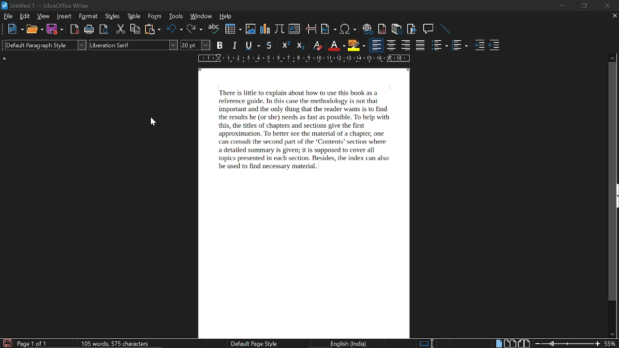 The height and width of the screenshot is (348, 619). What do you see at coordinates (316, 45) in the screenshot?
I see `eraser` at bounding box center [316, 45].